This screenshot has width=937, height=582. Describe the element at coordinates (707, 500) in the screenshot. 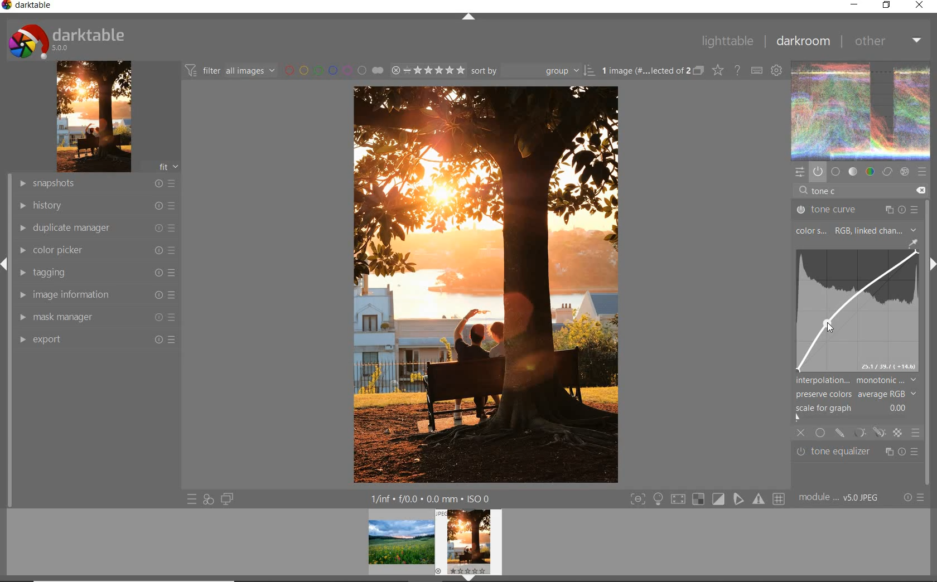

I see `toggle modes` at that location.